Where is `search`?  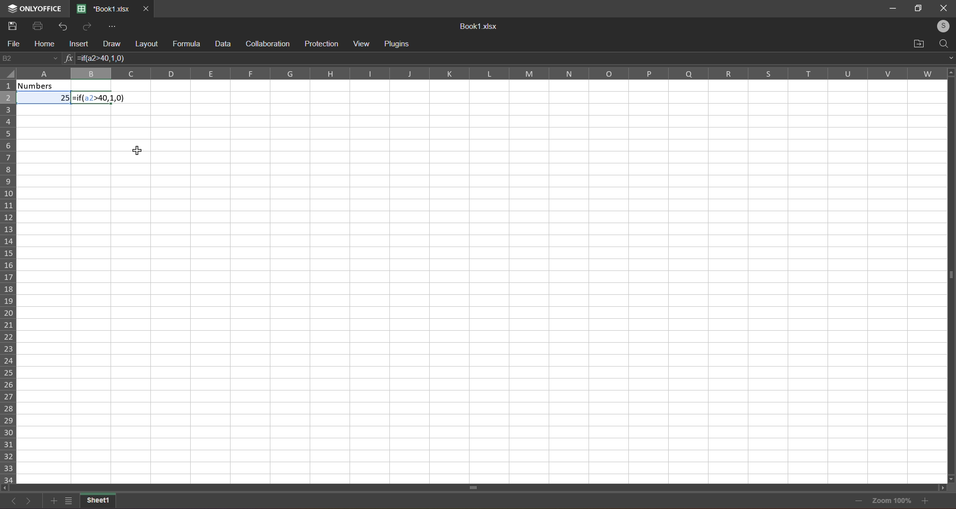
search is located at coordinates (945, 42).